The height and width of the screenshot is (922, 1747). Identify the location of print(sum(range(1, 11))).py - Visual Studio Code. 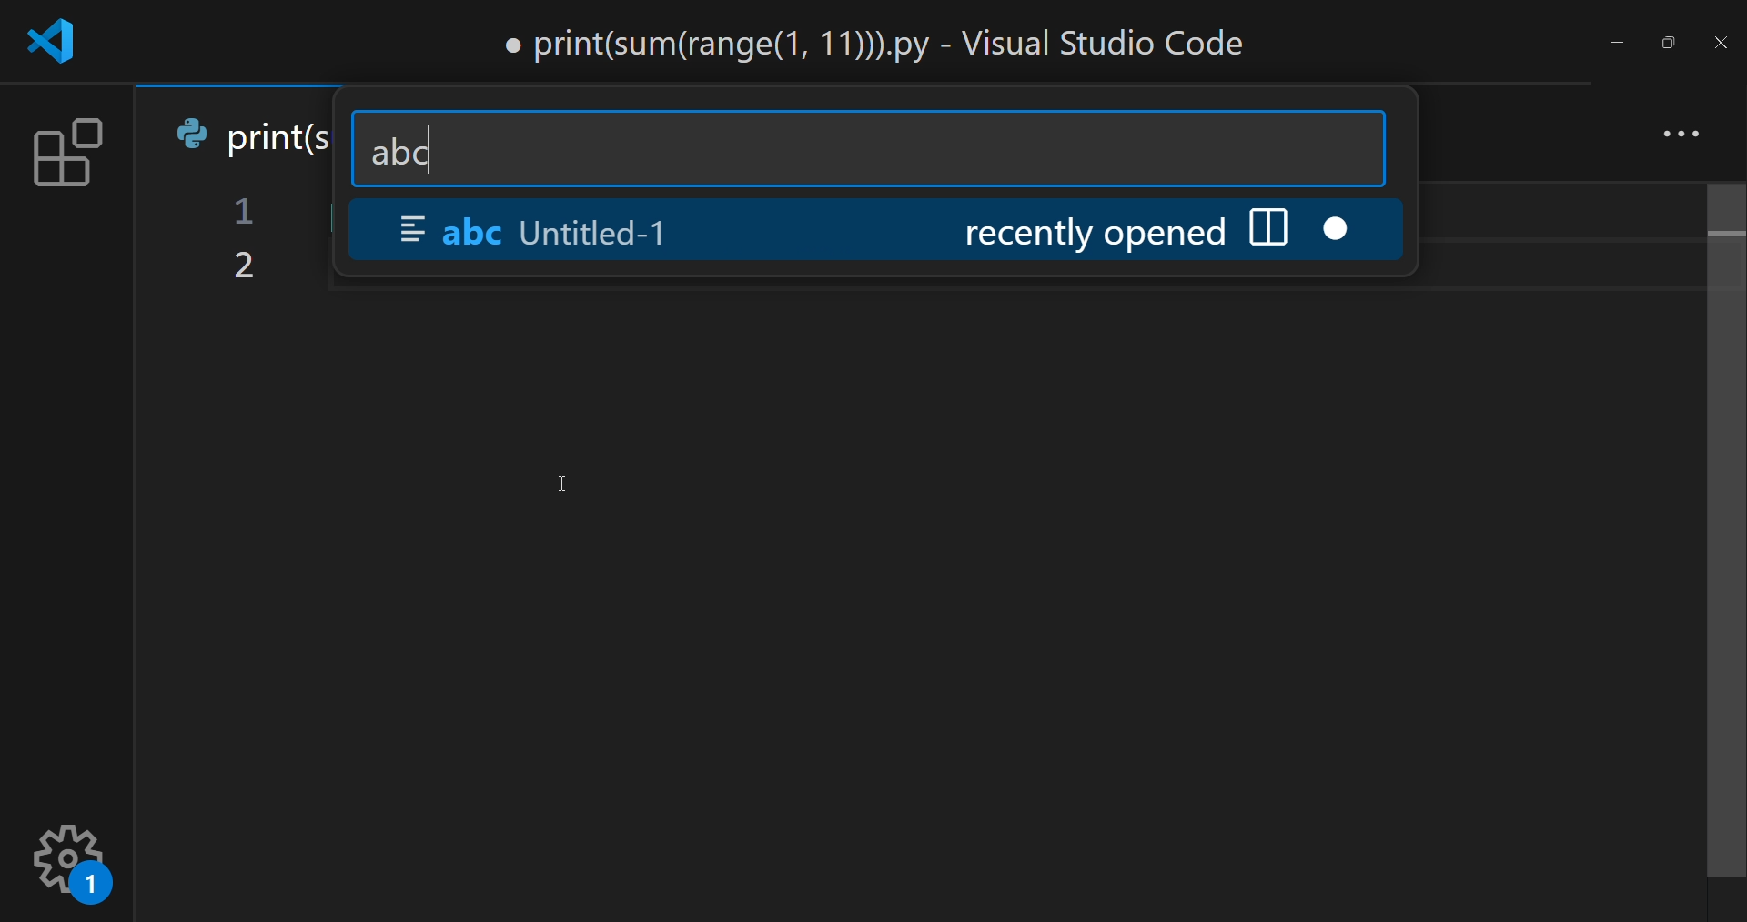
(884, 45).